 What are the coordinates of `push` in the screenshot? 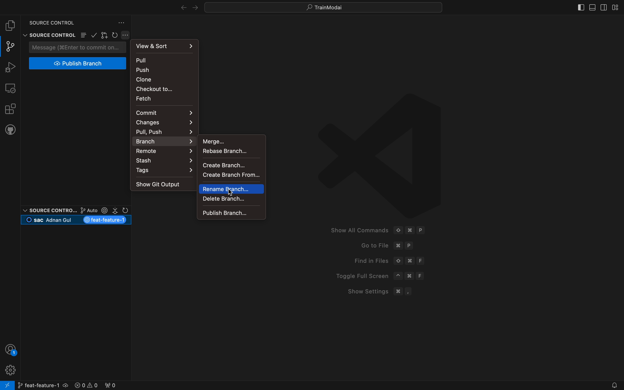 It's located at (166, 70).